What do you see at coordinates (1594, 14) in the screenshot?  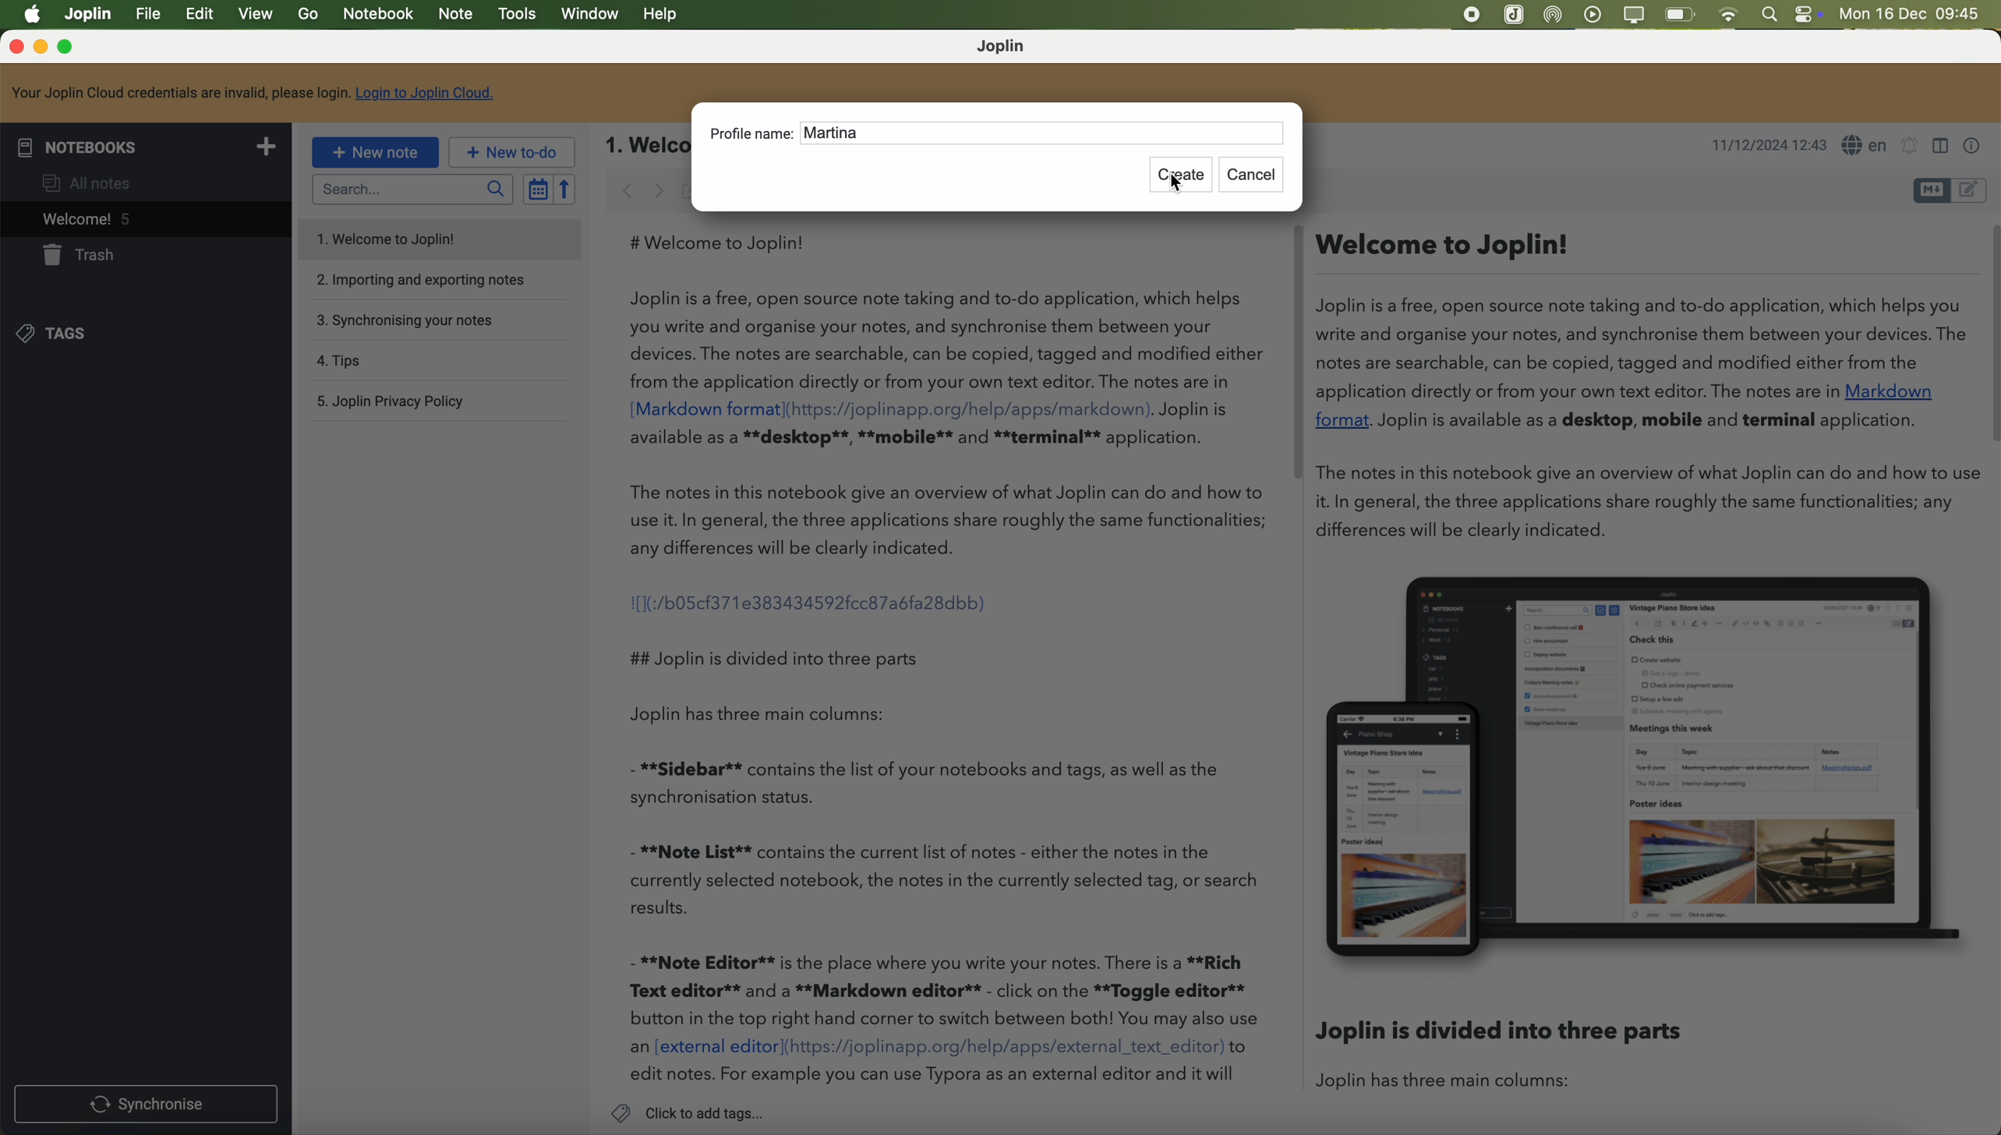 I see `play` at bounding box center [1594, 14].